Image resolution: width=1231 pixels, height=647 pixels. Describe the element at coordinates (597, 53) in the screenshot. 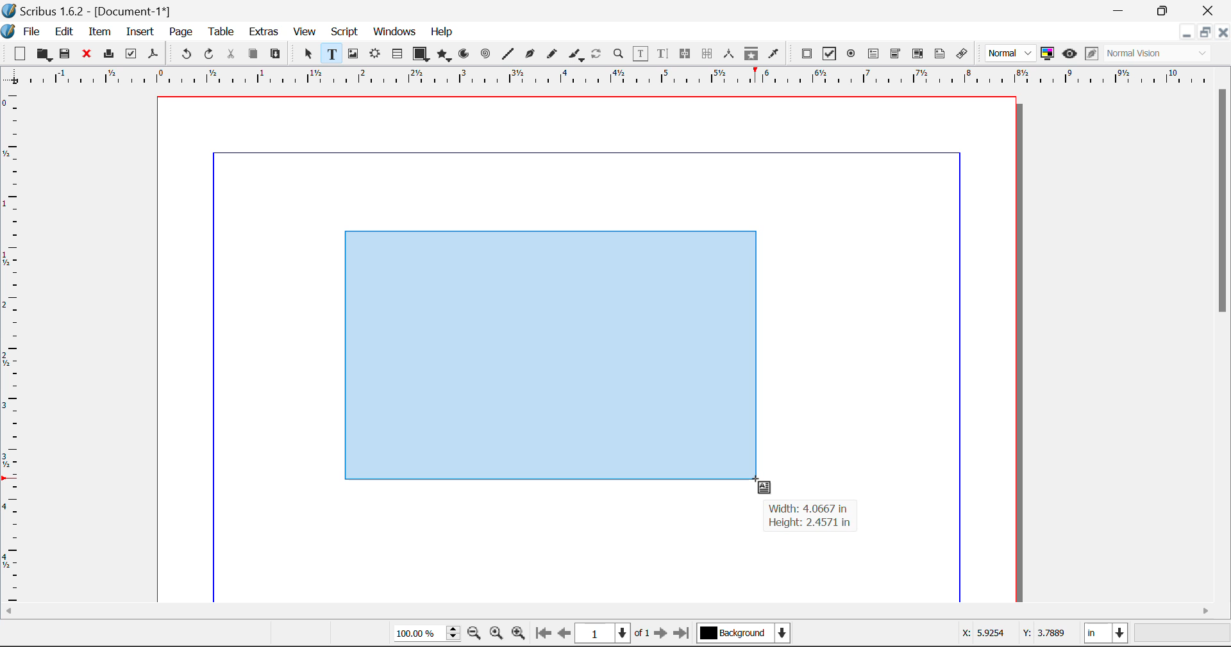

I see `Rotate` at that location.